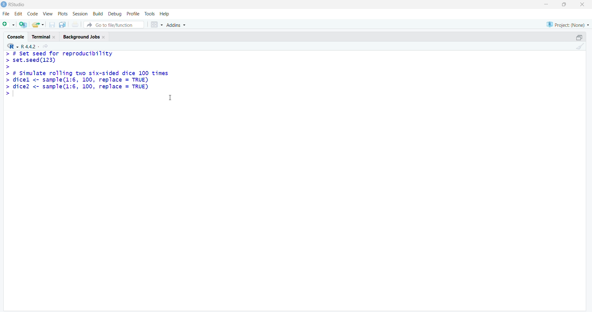 This screenshot has width=592, height=312. What do you see at coordinates (18, 14) in the screenshot?
I see `edit` at bounding box center [18, 14].